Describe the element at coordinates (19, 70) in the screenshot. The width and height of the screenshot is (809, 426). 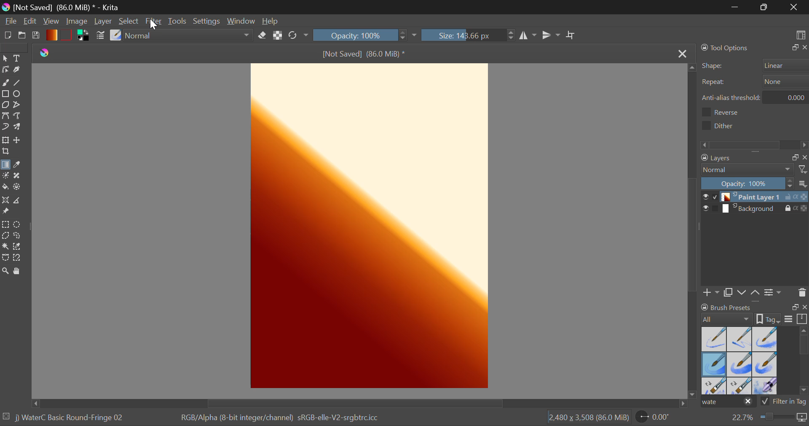
I see `Calligraphic Tool` at that location.